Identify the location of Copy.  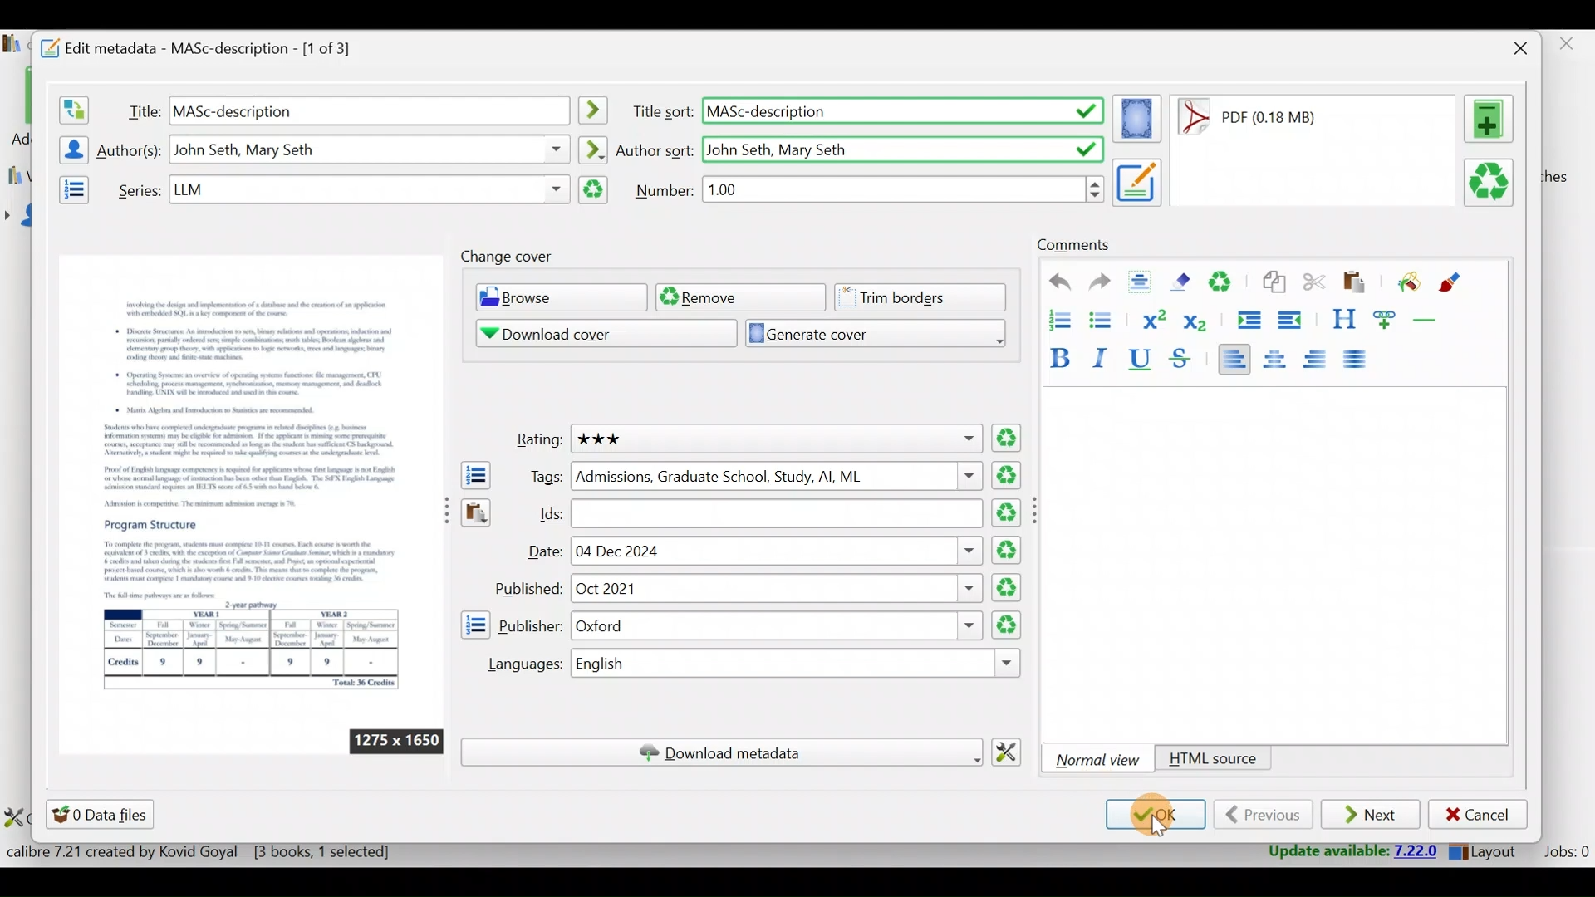
(1273, 283).